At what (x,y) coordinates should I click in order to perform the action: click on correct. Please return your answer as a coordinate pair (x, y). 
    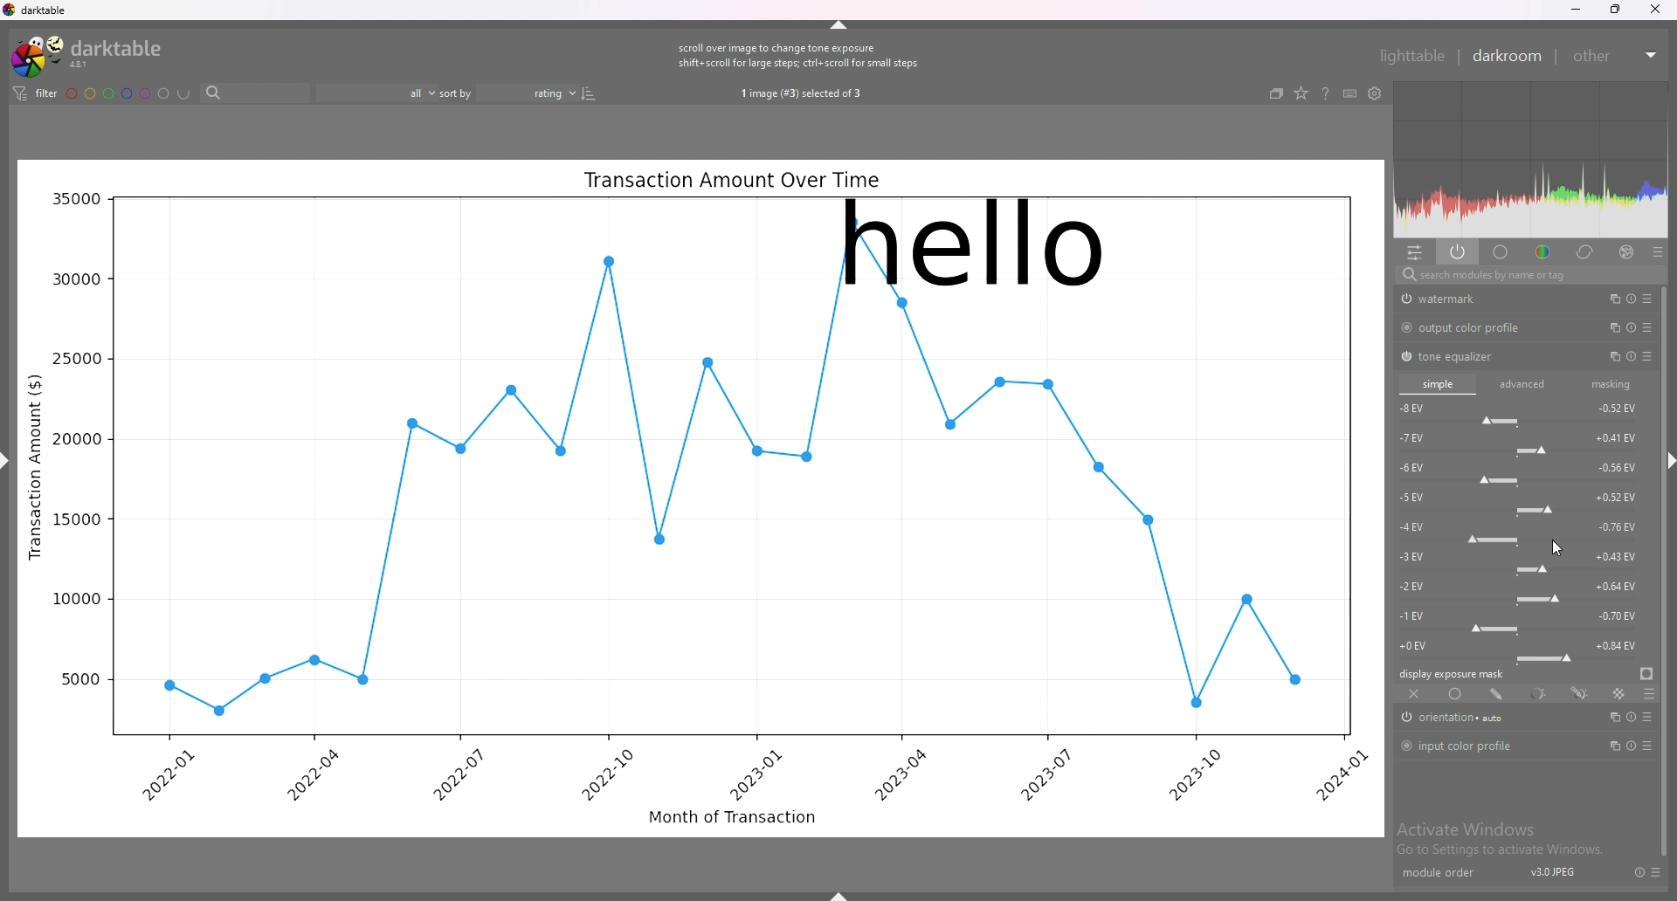
    Looking at the image, I should click on (1586, 251).